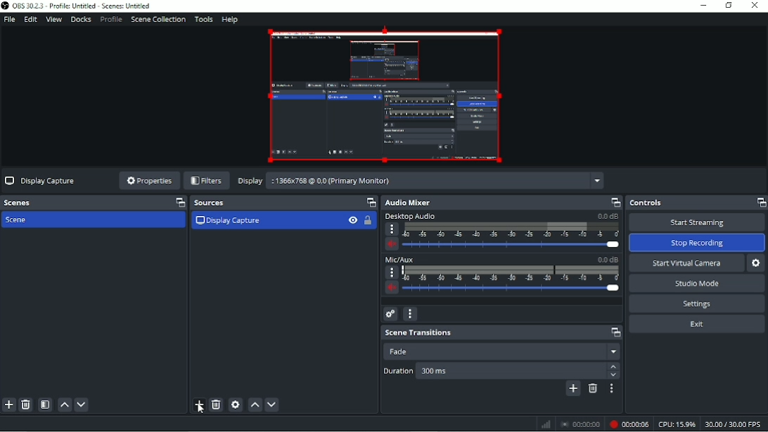 The height and width of the screenshot is (432, 768). Describe the element at coordinates (229, 220) in the screenshot. I see `Display Capture` at that location.